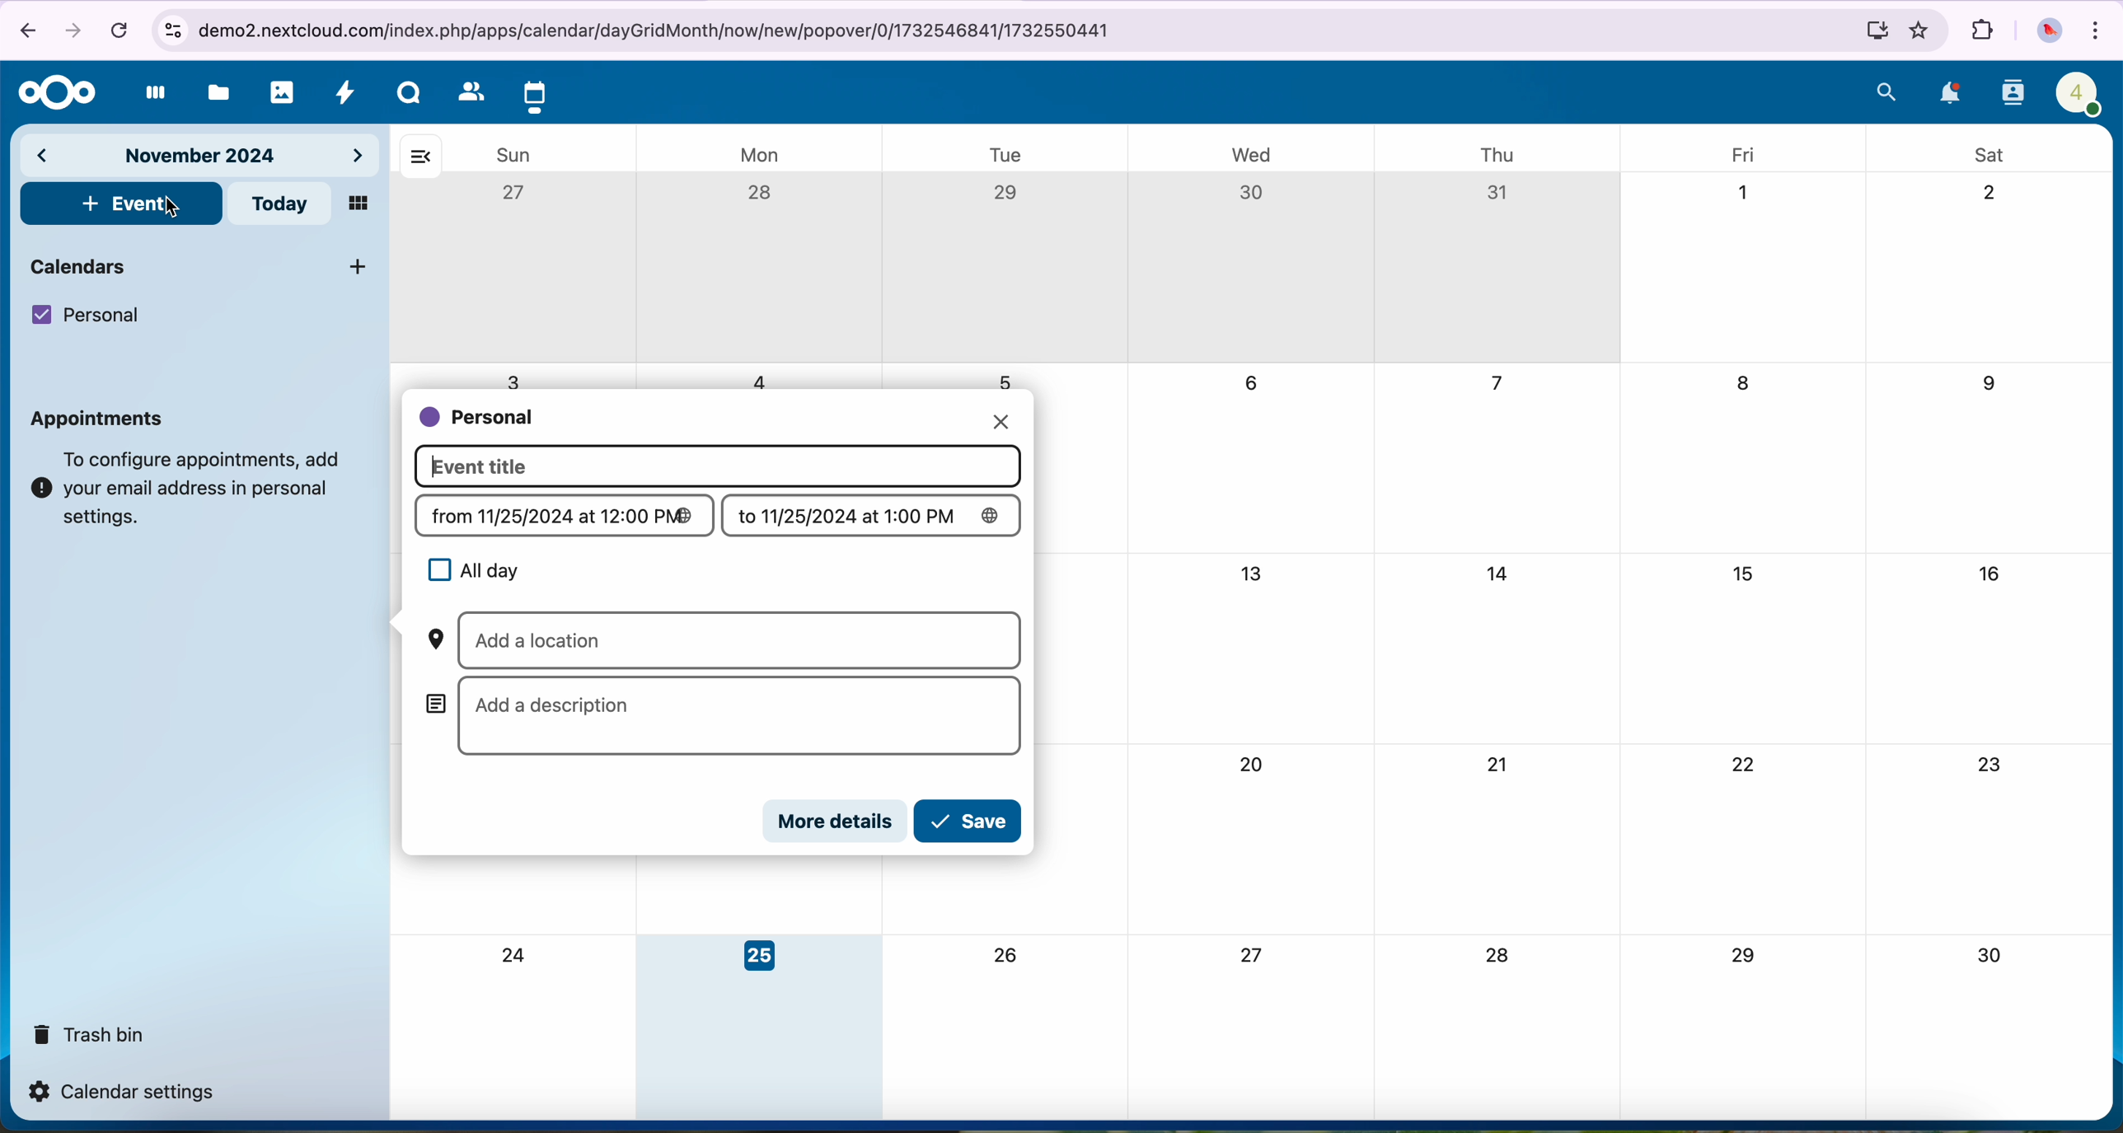  I want to click on 26, so click(1011, 954).